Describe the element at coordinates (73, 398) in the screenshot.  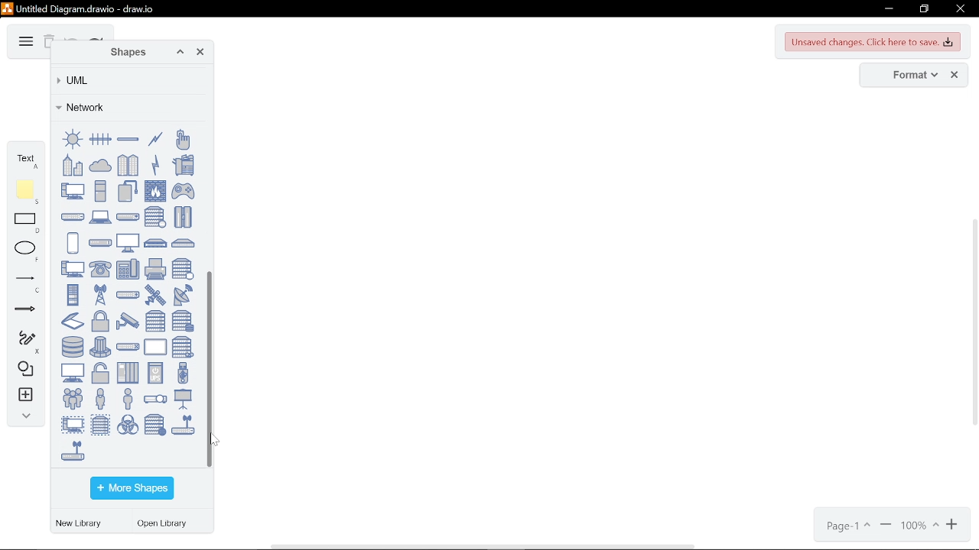
I see `users` at that location.